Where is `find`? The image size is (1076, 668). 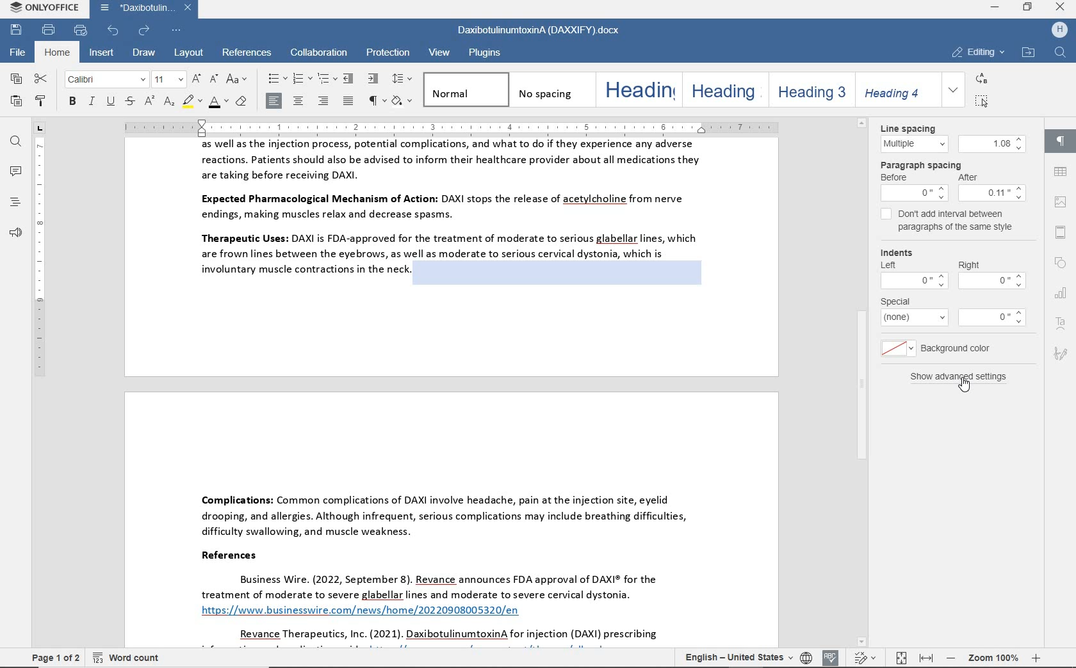 find is located at coordinates (1059, 54).